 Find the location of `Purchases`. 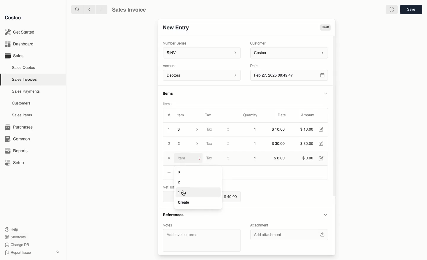

Purchases is located at coordinates (19, 127).